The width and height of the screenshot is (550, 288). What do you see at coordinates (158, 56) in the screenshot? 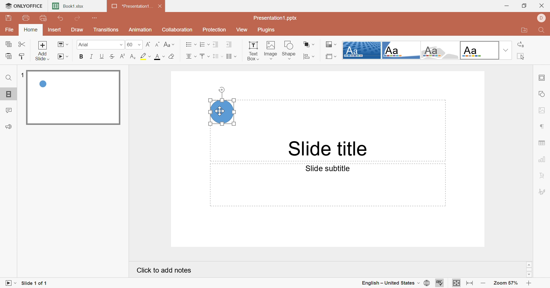
I see `Font color` at bounding box center [158, 56].